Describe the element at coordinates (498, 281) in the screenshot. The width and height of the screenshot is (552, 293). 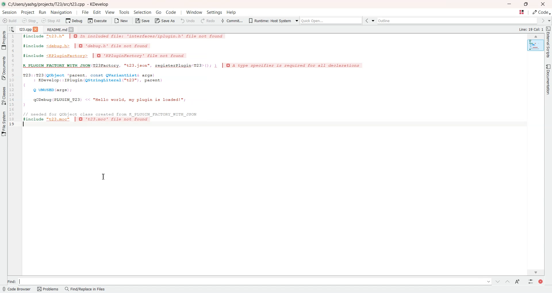
I see `Jump to next match` at that location.